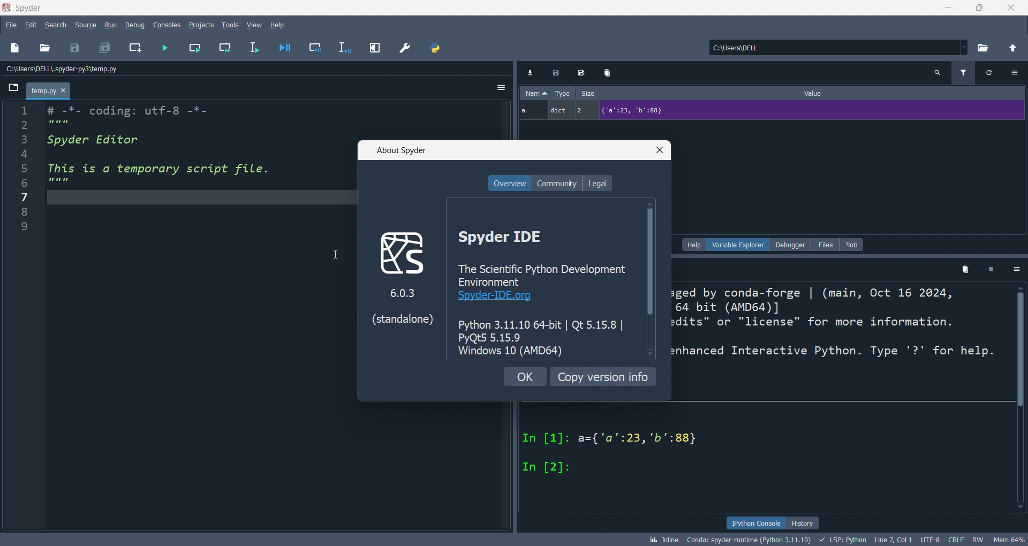 Image resolution: width=1028 pixels, height=546 pixels. I want to click on community, so click(557, 183).